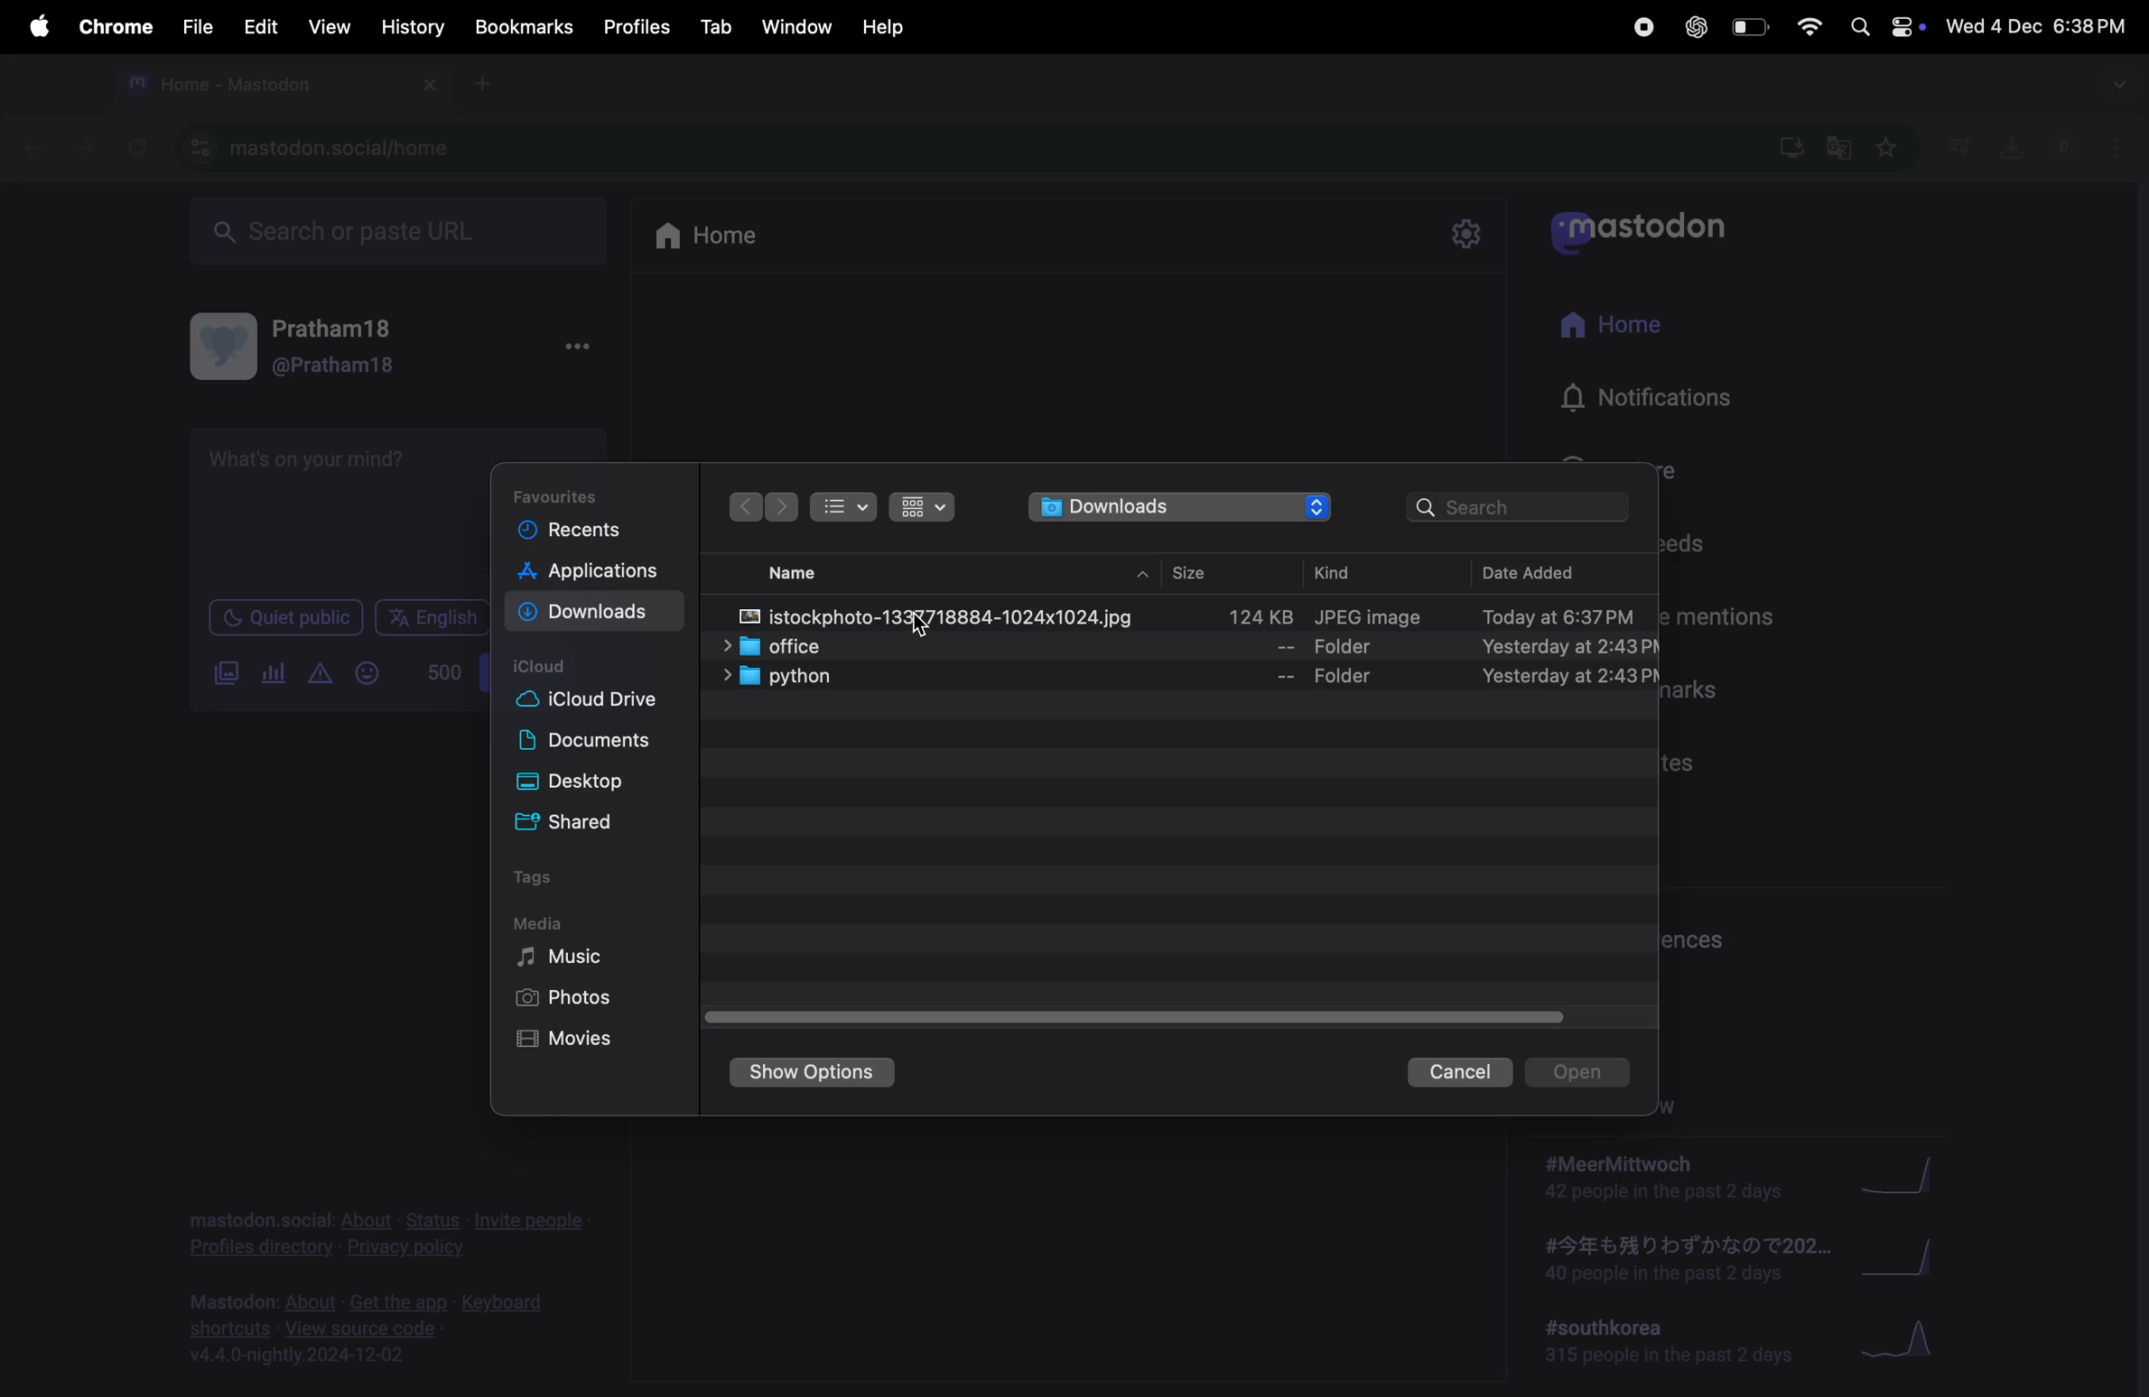  Describe the element at coordinates (1909, 1172) in the screenshot. I see `Graph` at that location.